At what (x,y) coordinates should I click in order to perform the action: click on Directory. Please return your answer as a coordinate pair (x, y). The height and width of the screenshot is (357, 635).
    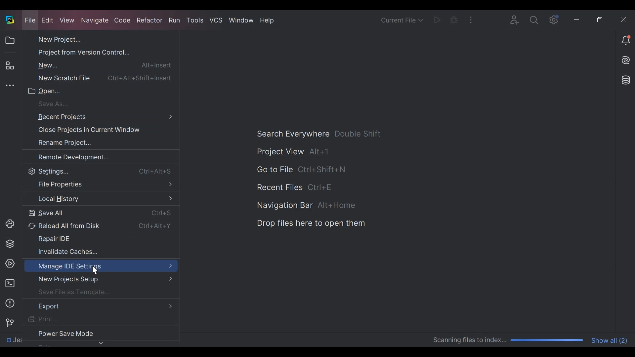
    Looking at the image, I should click on (32, 341).